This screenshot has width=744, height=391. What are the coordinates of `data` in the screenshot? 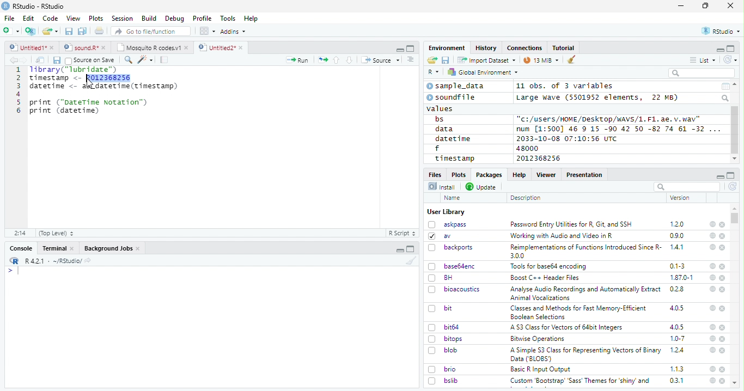 It's located at (446, 129).